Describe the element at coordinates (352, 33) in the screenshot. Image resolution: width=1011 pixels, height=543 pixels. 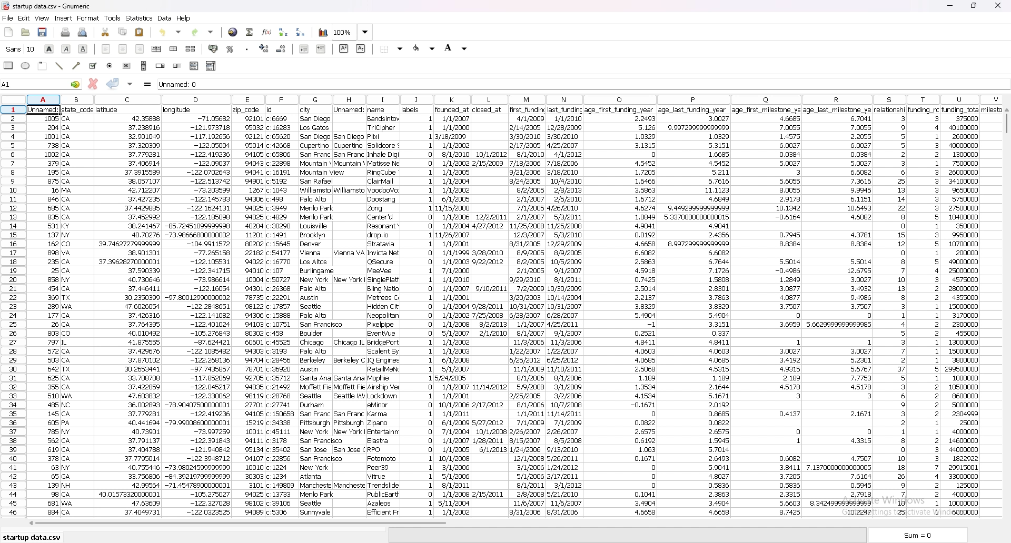
I see `zoom` at that location.